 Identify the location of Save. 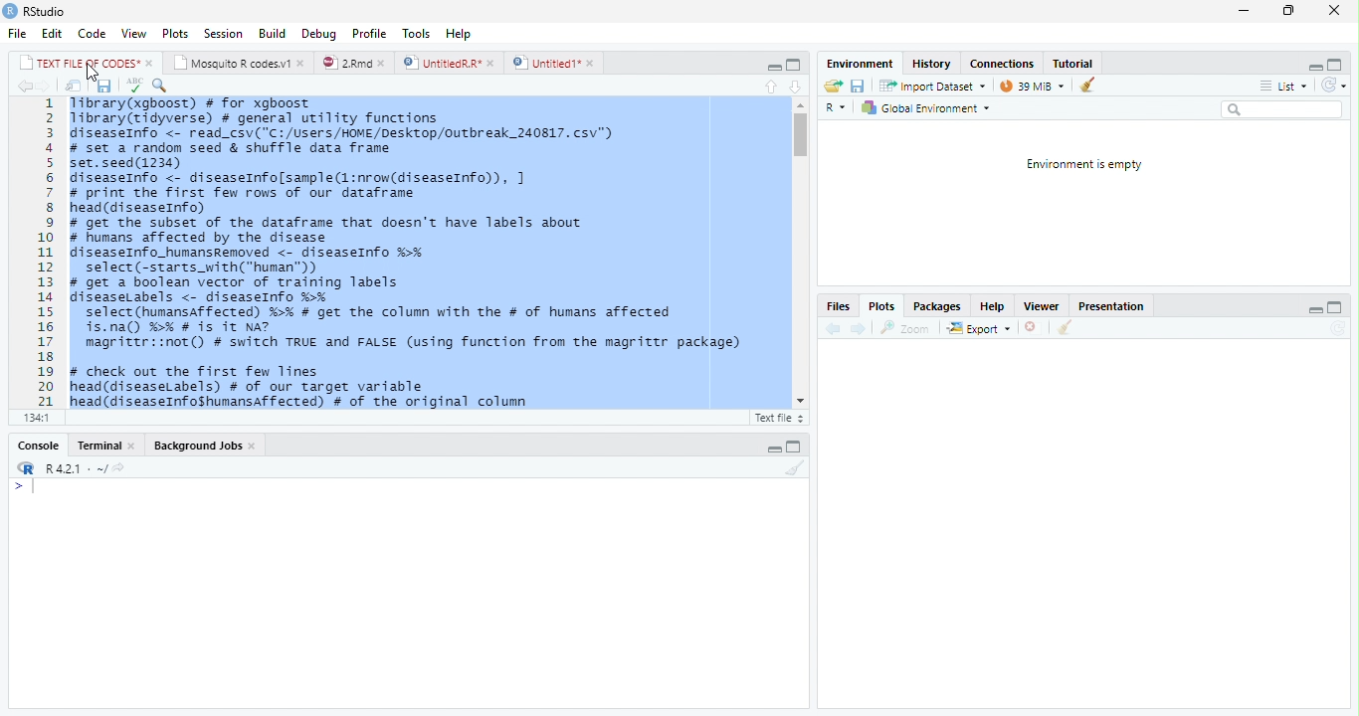
(859, 85).